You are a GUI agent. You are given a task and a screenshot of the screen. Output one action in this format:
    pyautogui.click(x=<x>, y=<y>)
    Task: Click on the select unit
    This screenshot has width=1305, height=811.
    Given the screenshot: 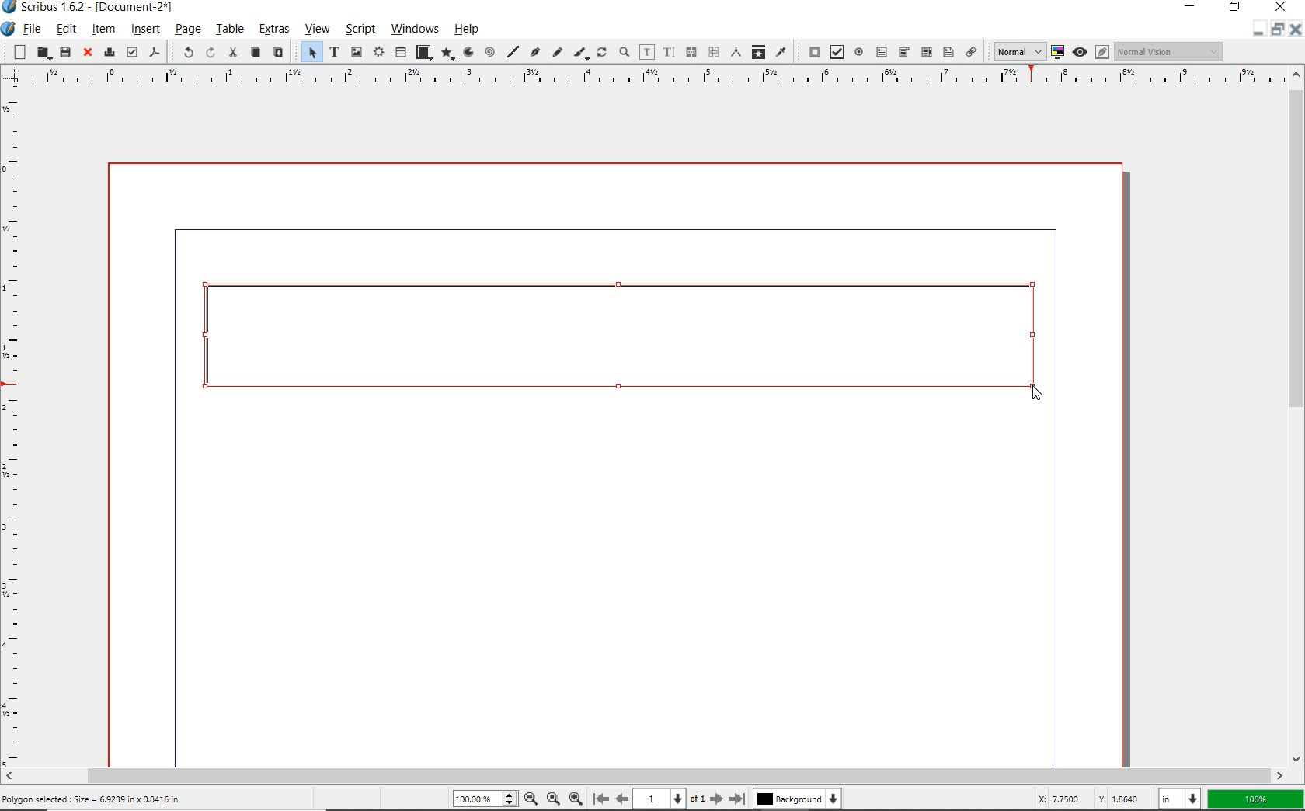 What is the action you would take?
    pyautogui.click(x=1178, y=800)
    